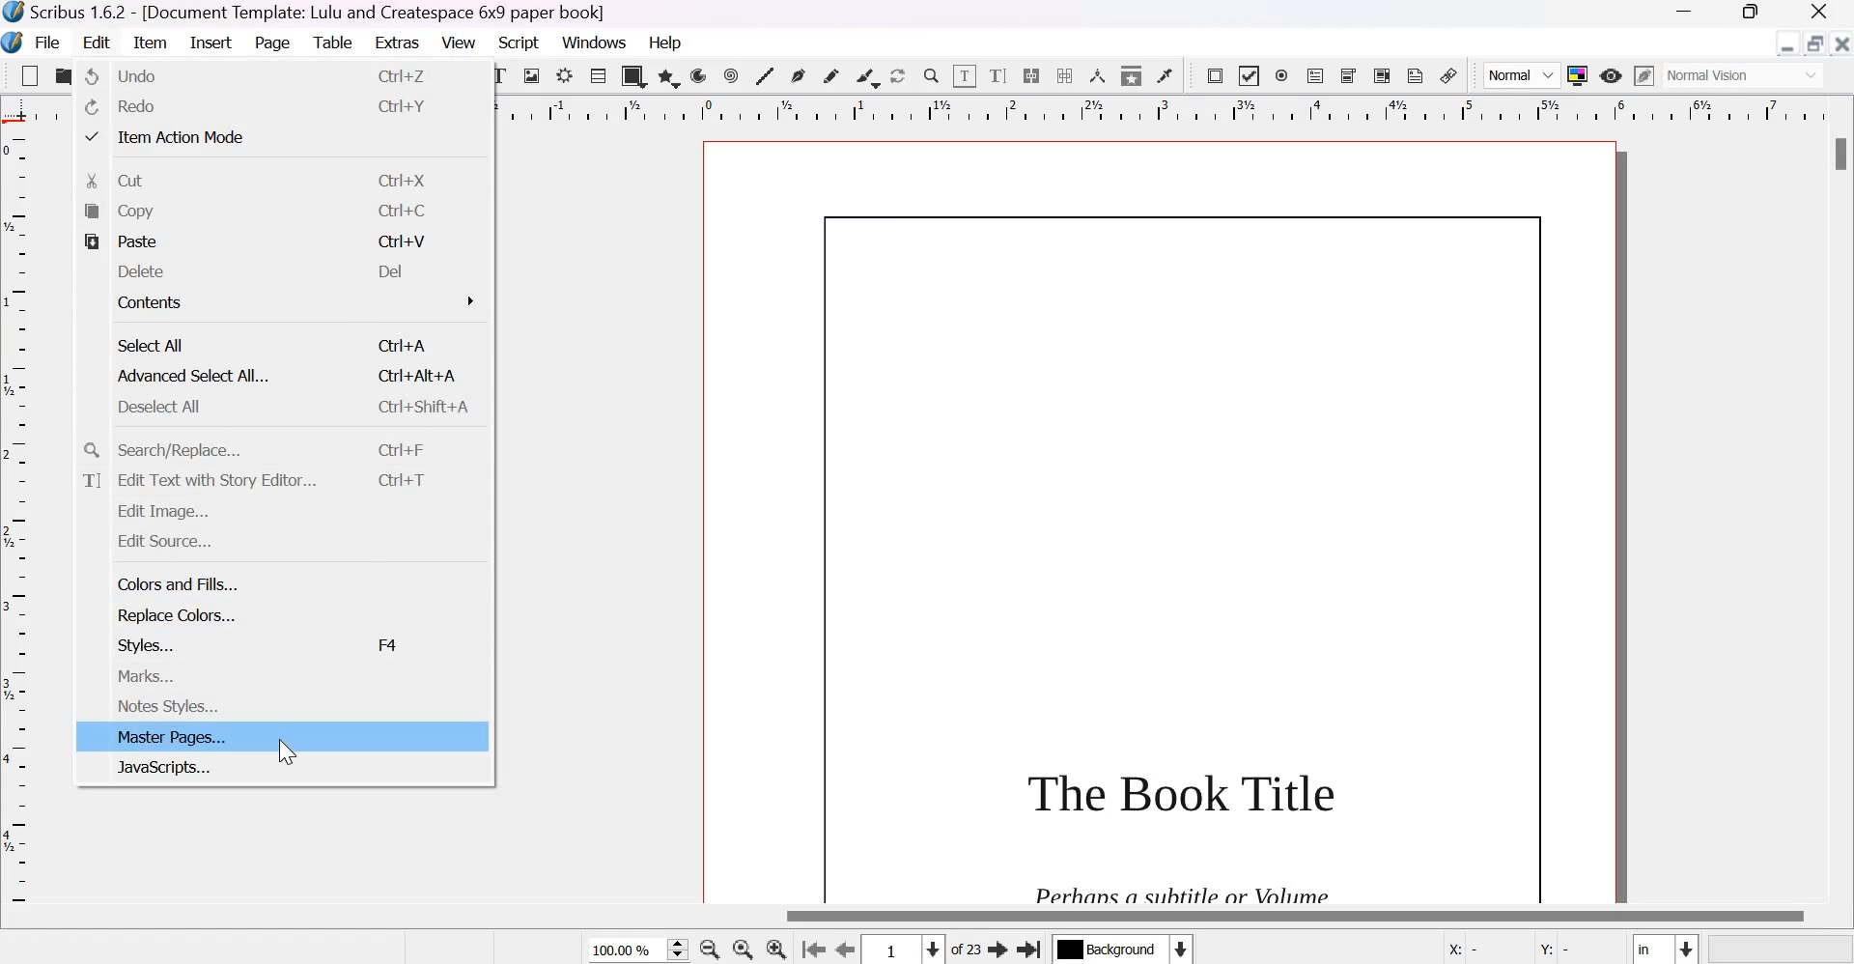 The height and width of the screenshot is (964, 1854). Describe the element at coordinates (458, 42) in the screenshot. I see `View` at that location.